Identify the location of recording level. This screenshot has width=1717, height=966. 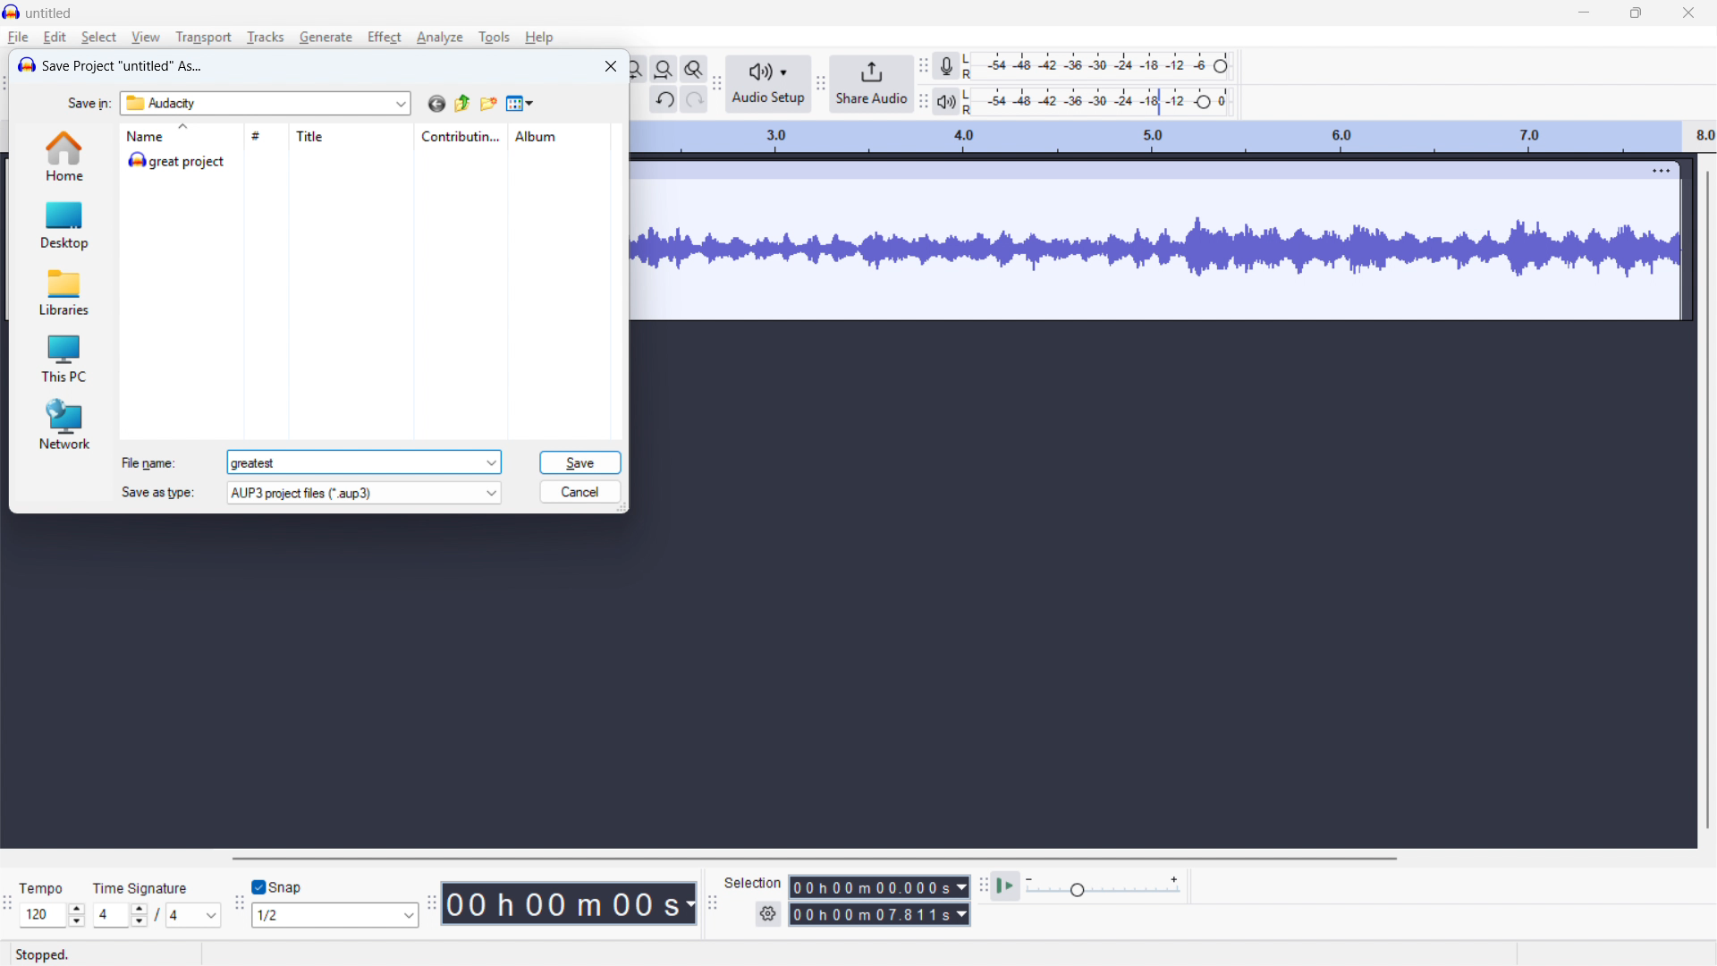
(1104, 65).